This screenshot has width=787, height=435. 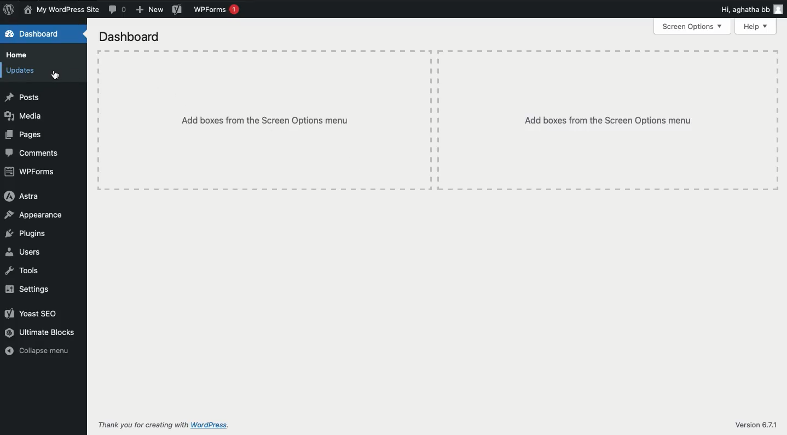 What do you see at coordinates (34, 33) in the screenshot?
I see `Dashboard` at bounding box center [34, 33].